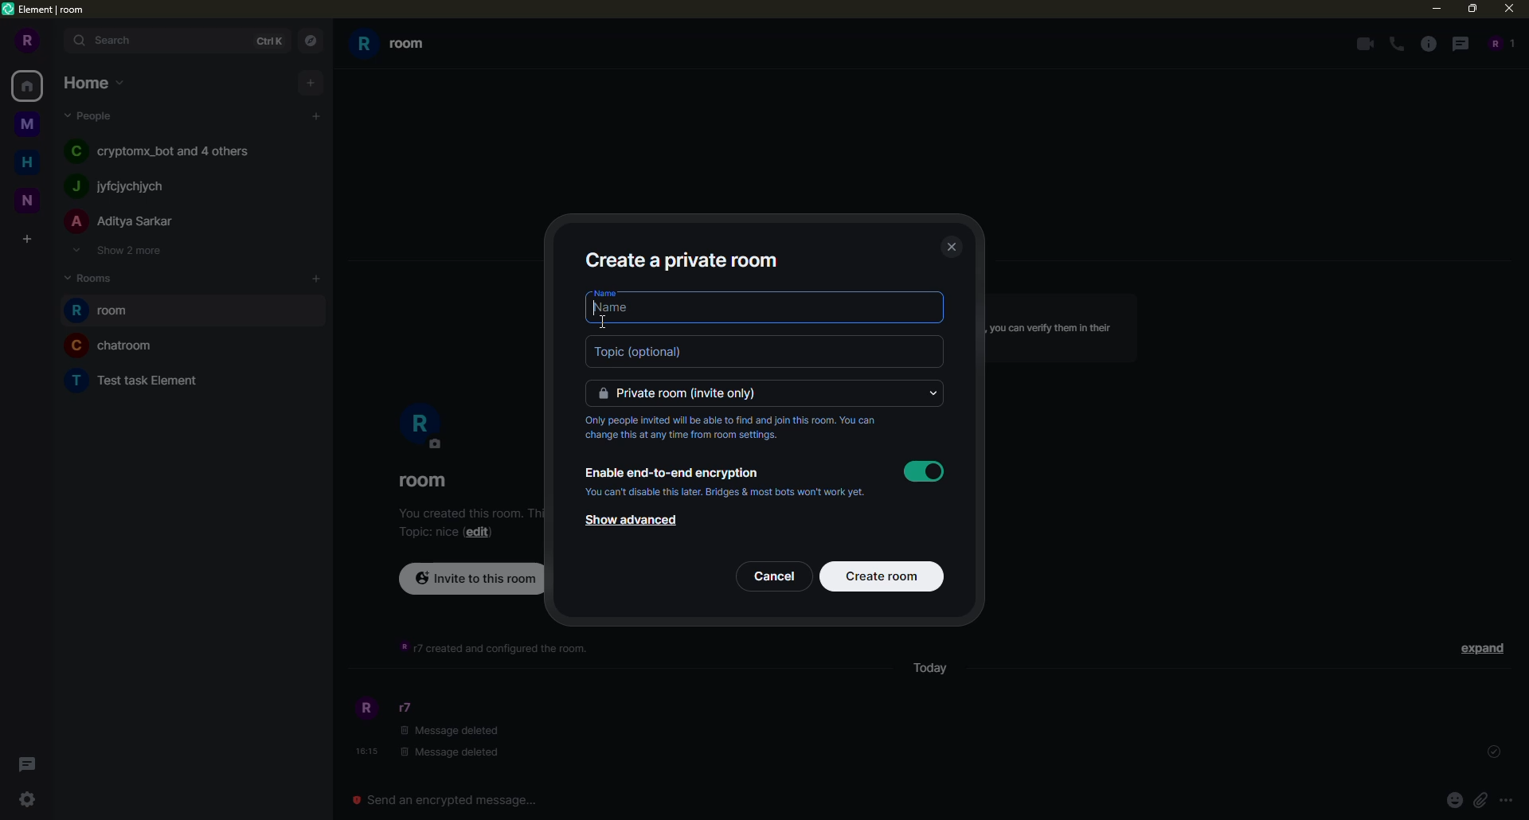  What do you see at coordinates (1362, 42) in the screenshot?
I see `video call` at bounding box center [1362, 42].